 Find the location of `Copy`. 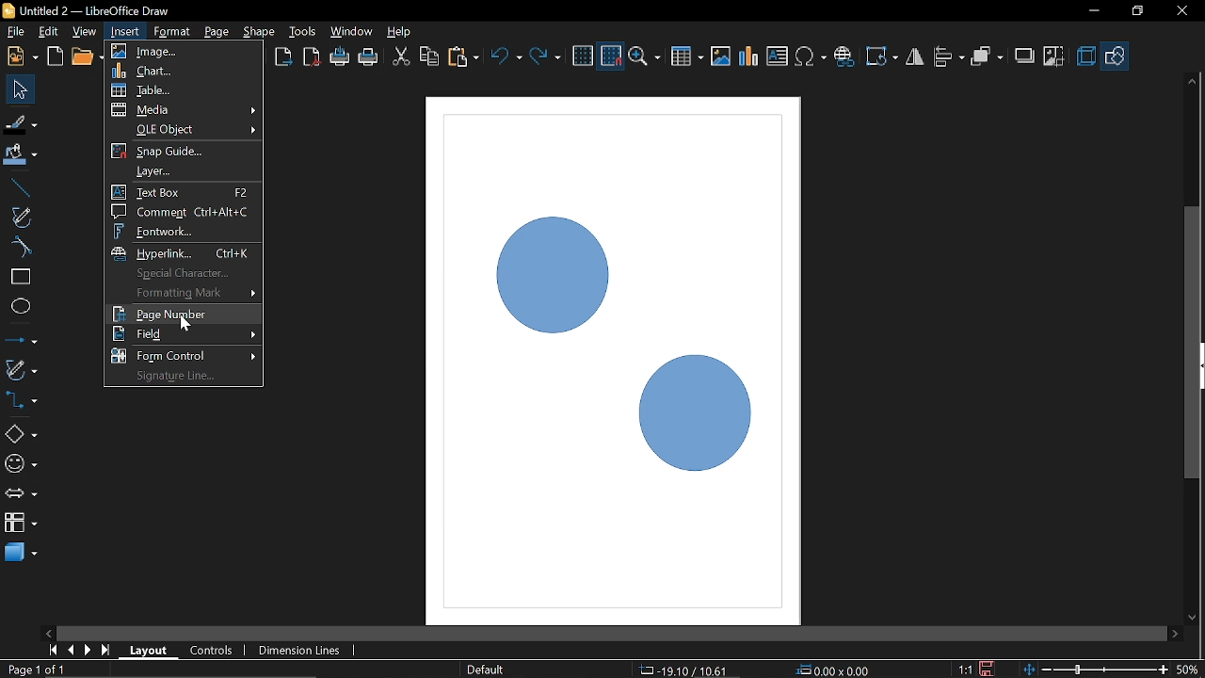

Copy is located at coordinates (429, 59).